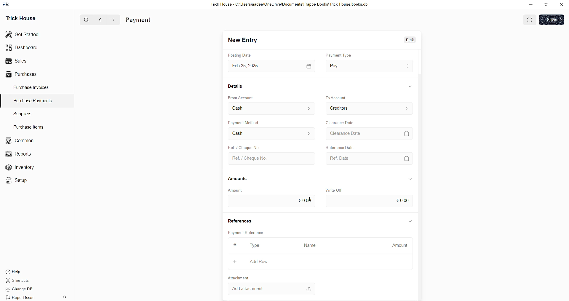 This screenshot has width=569, height=301. What do you see at coordinates (247, 232) in the screenshot?
I see `Payment Reference` at bounding box center [247, 232].